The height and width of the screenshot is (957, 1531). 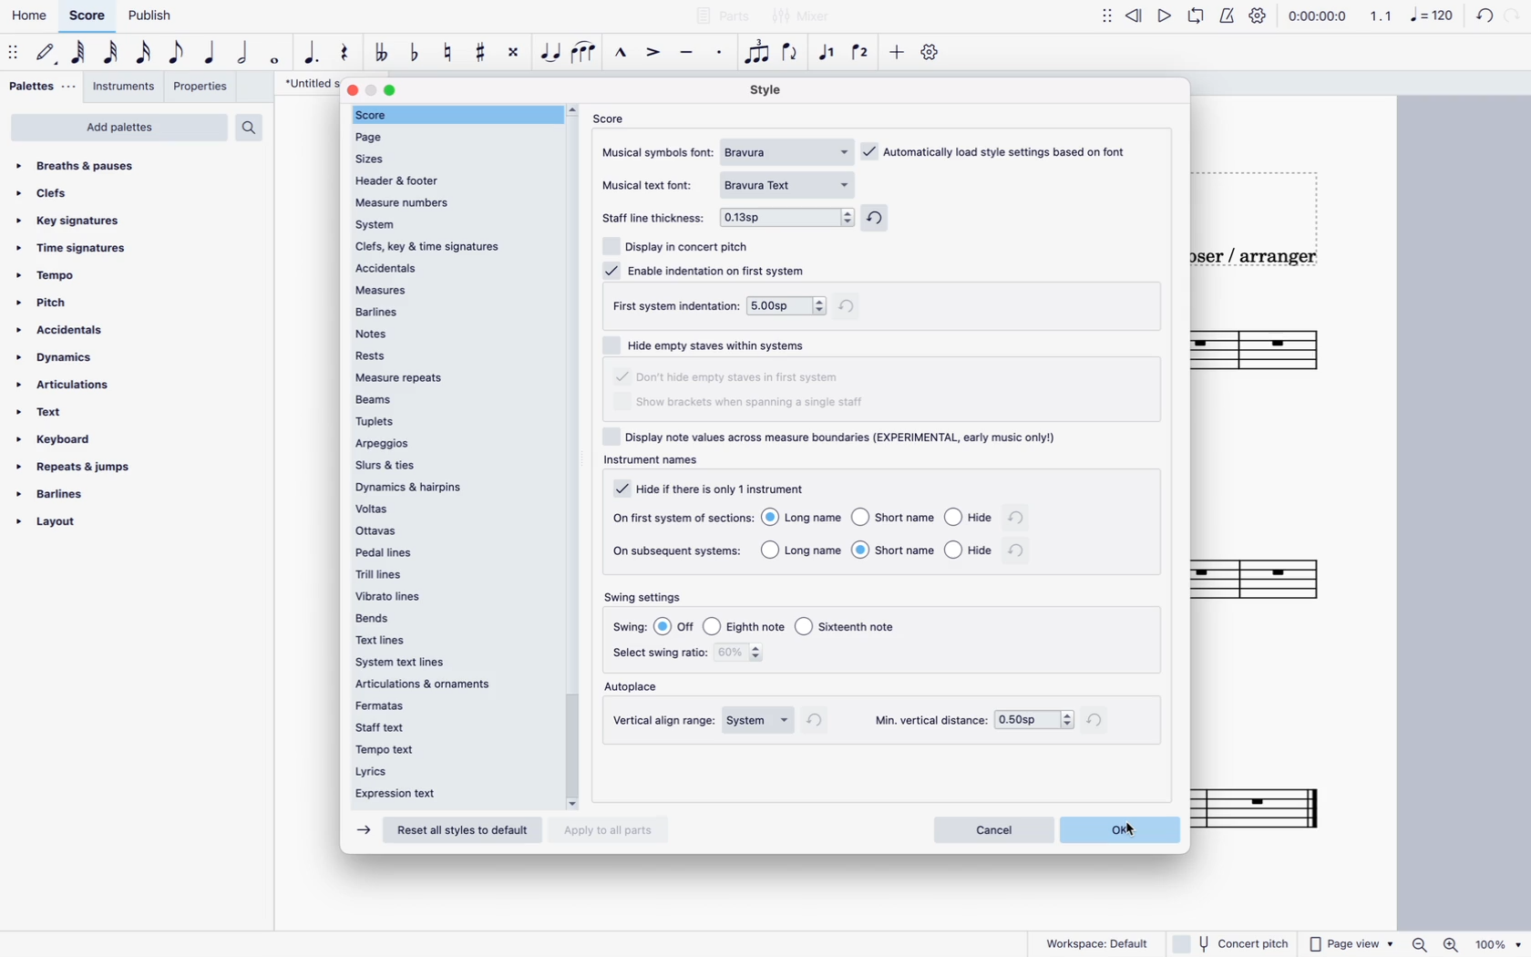 I want to click on Home, so click(x=32, y=11).